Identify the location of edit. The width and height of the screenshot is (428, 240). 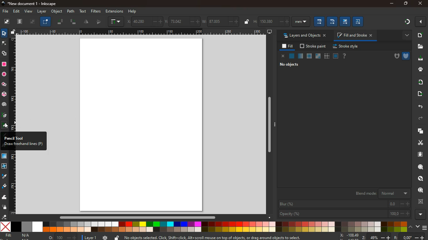
(358, 22).